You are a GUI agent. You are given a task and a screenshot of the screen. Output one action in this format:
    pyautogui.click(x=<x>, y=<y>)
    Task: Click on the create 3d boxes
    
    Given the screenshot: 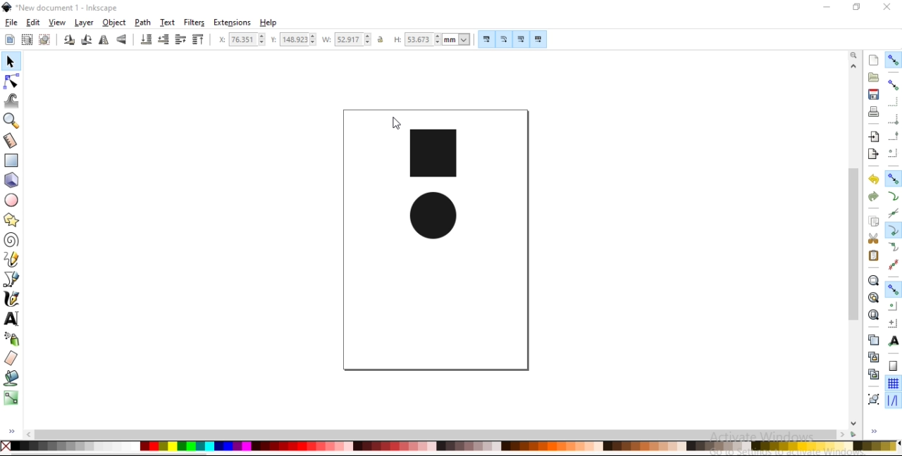 What is the action you would take?
    pyautogui.click(x=13, y=181)
    